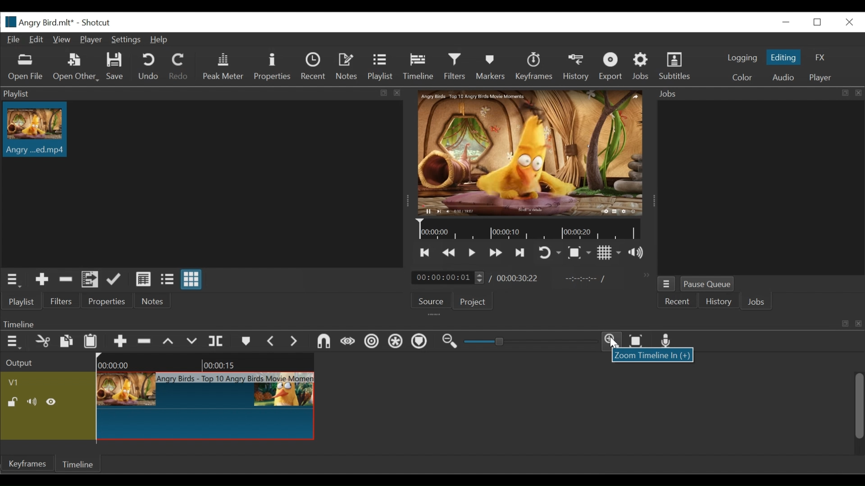 Image resolution: width=865 pixels, height=486 pixels. I want to click on Project, so click(474, 302).